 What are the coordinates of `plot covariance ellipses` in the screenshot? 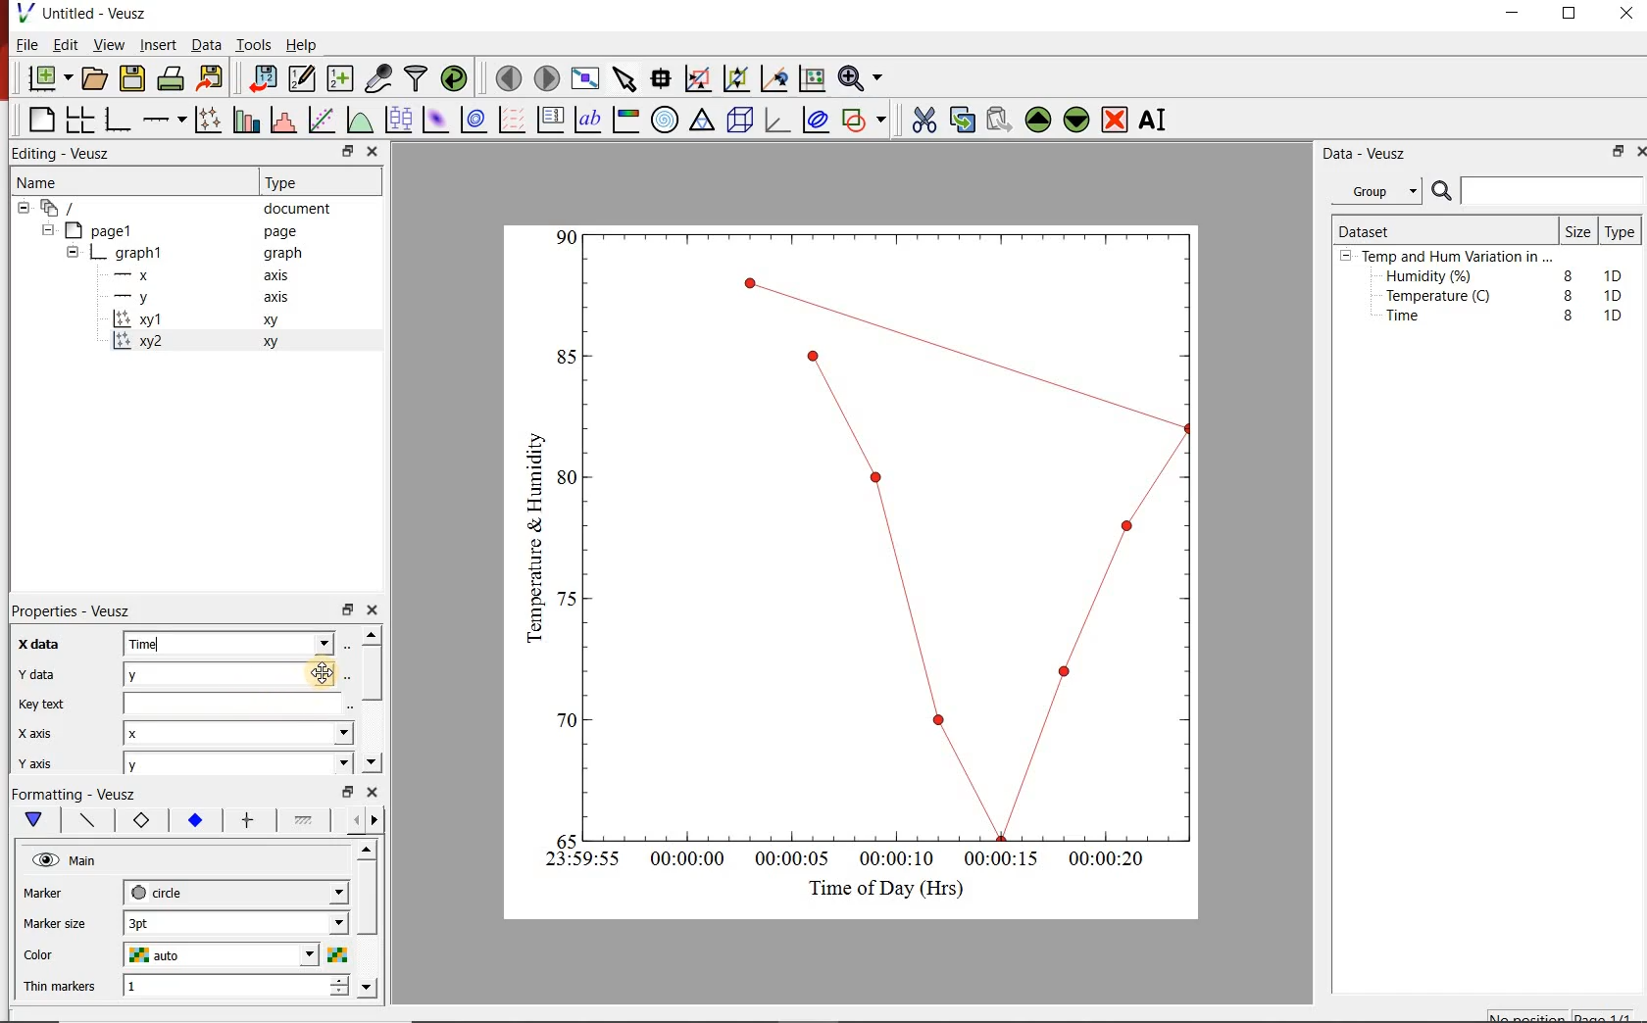 It's located at (821, 123).